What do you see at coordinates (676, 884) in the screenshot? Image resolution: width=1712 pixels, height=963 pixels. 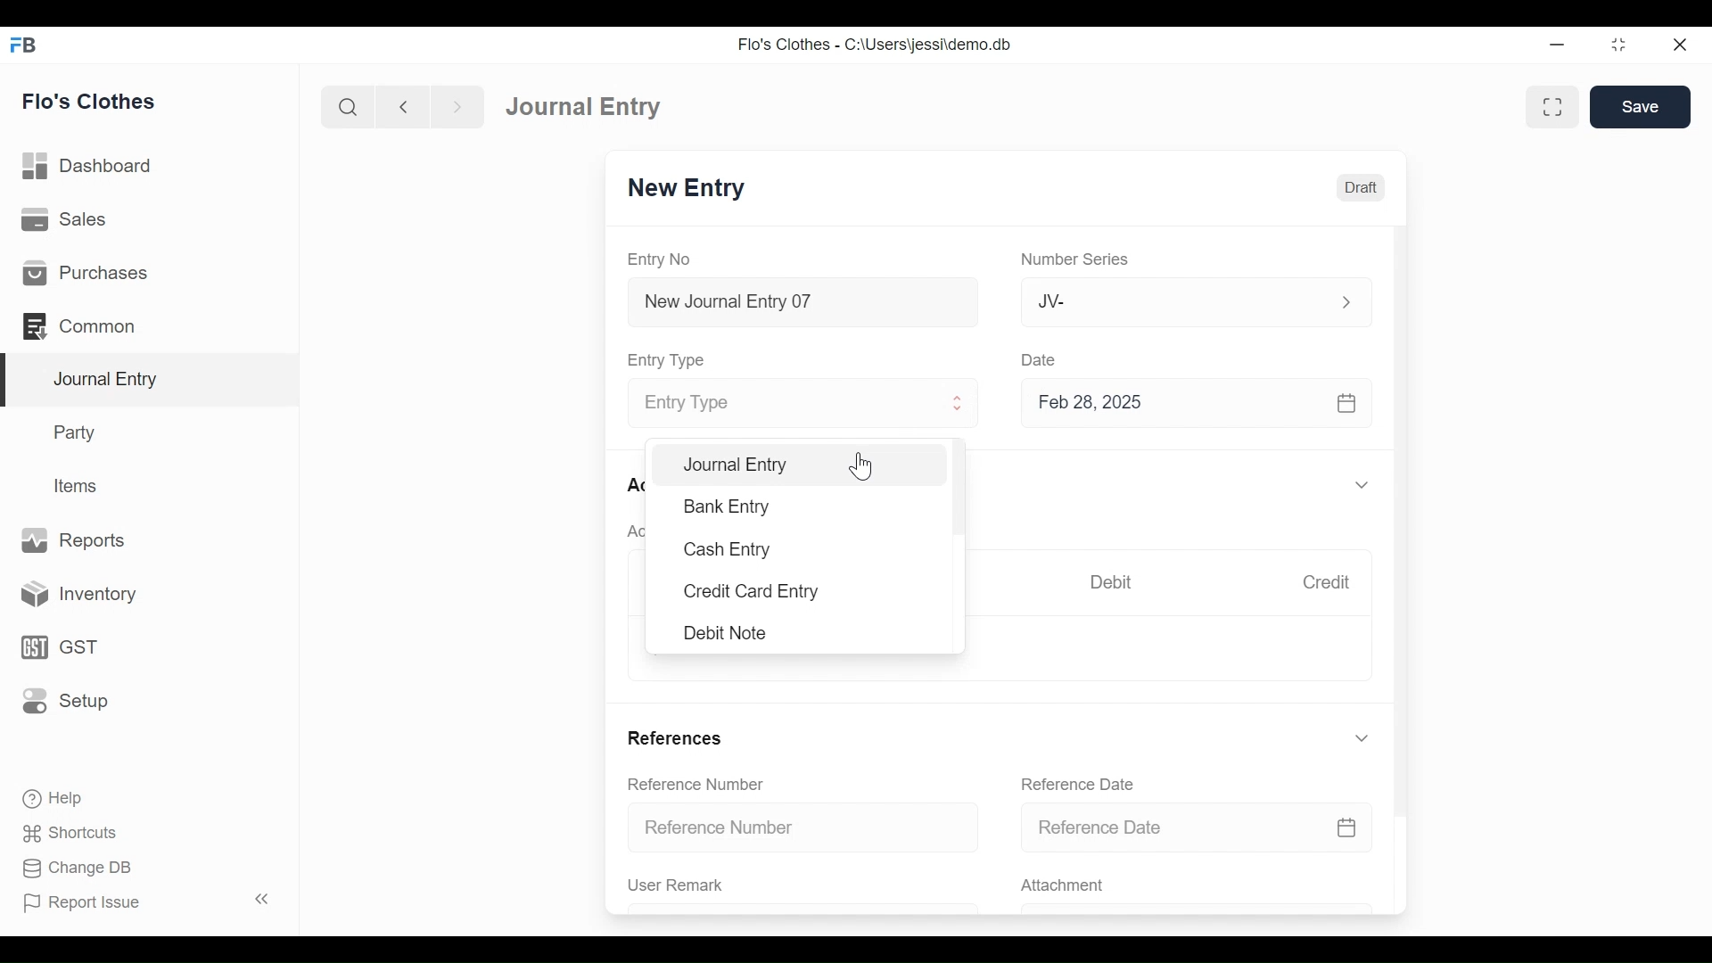 I see `User Remark` at bounding box center [676, 884].